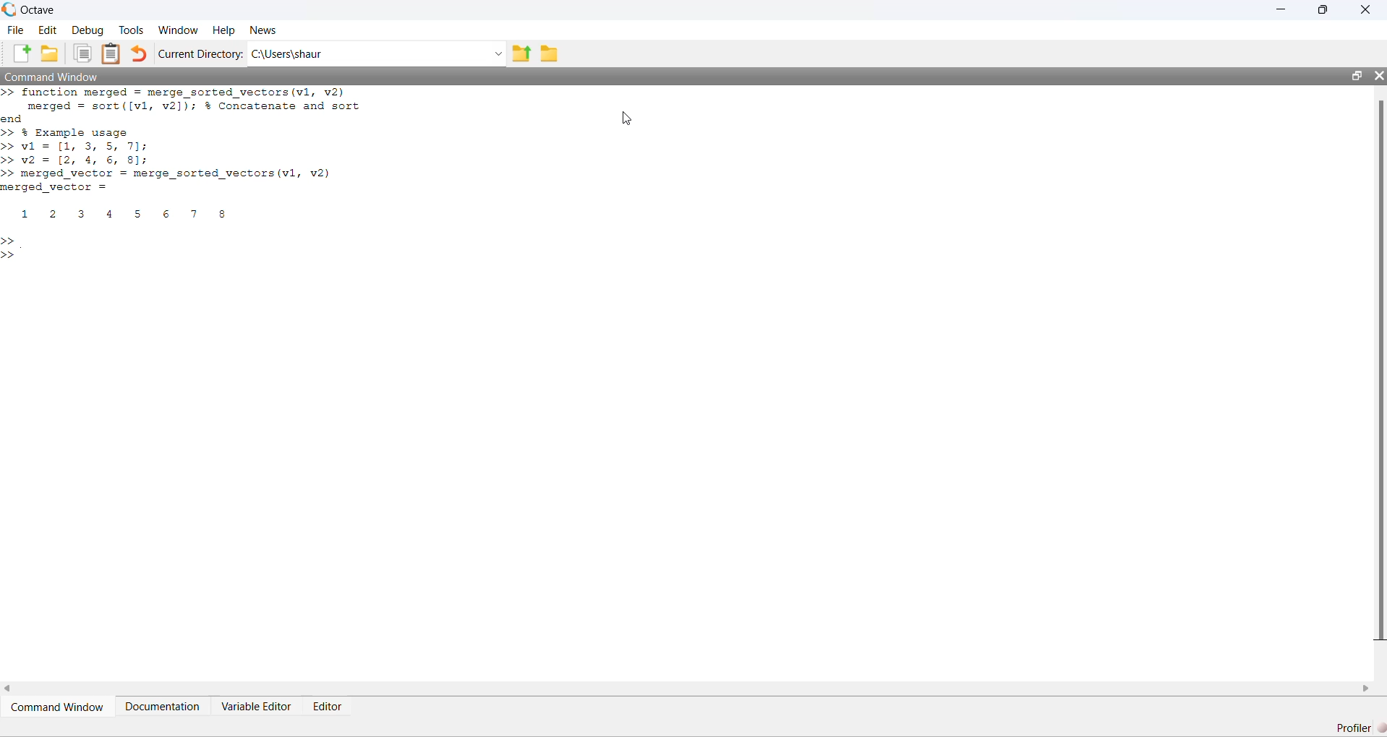 Image resolution: width=1387 pixels, height=737 pixels. I want to click on ‘Command Window, so click(58, 707).